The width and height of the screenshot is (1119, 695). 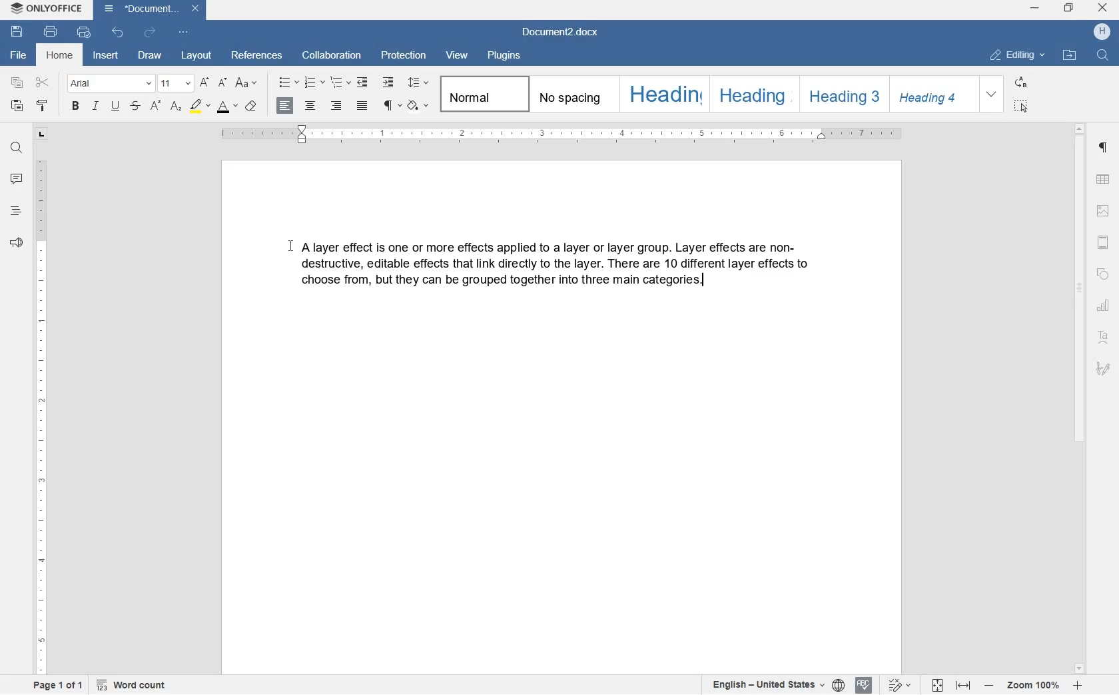 I want to click on ruler, so click(x=564, y=134).